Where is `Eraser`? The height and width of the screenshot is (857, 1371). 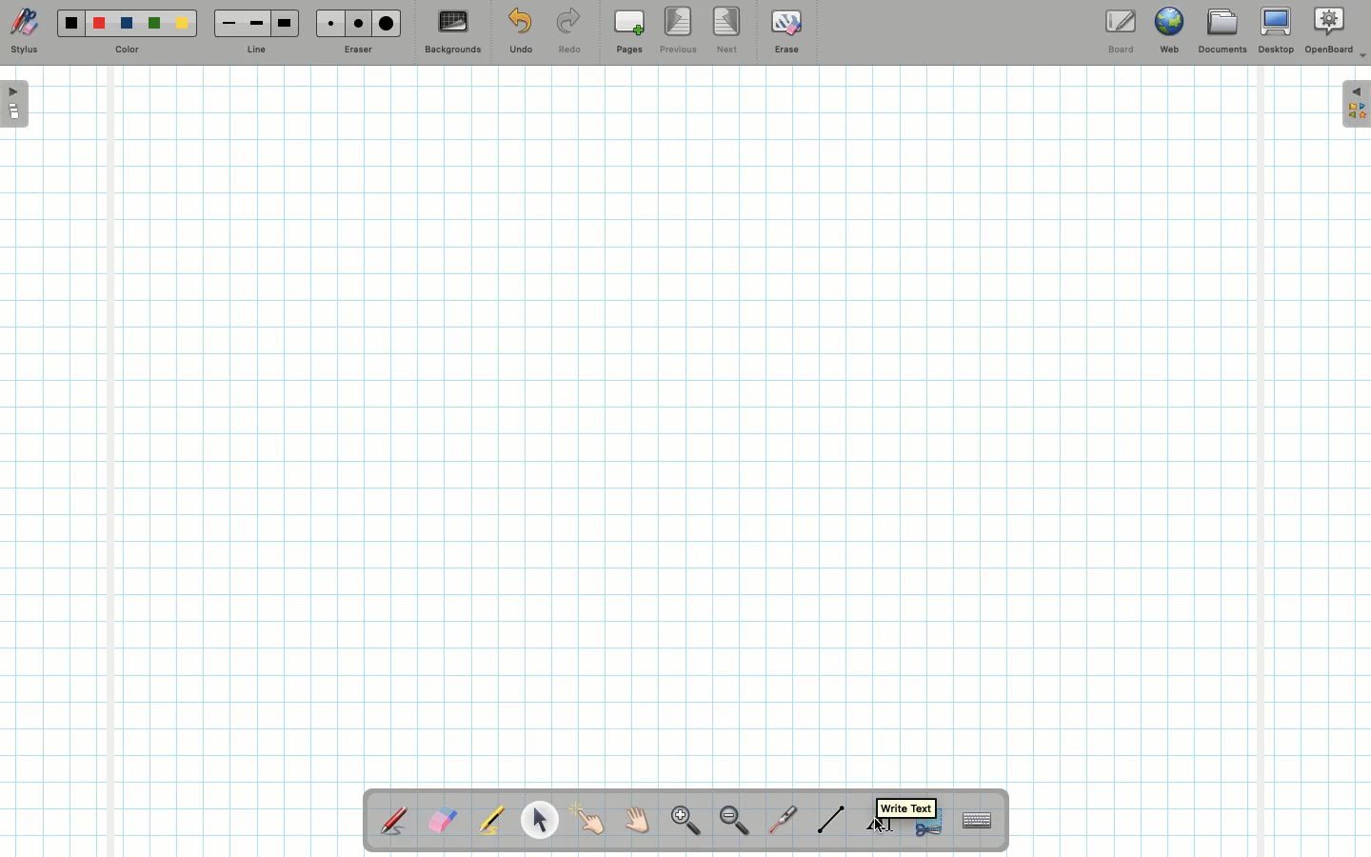 Eraser is located at coordinates (357, 51).